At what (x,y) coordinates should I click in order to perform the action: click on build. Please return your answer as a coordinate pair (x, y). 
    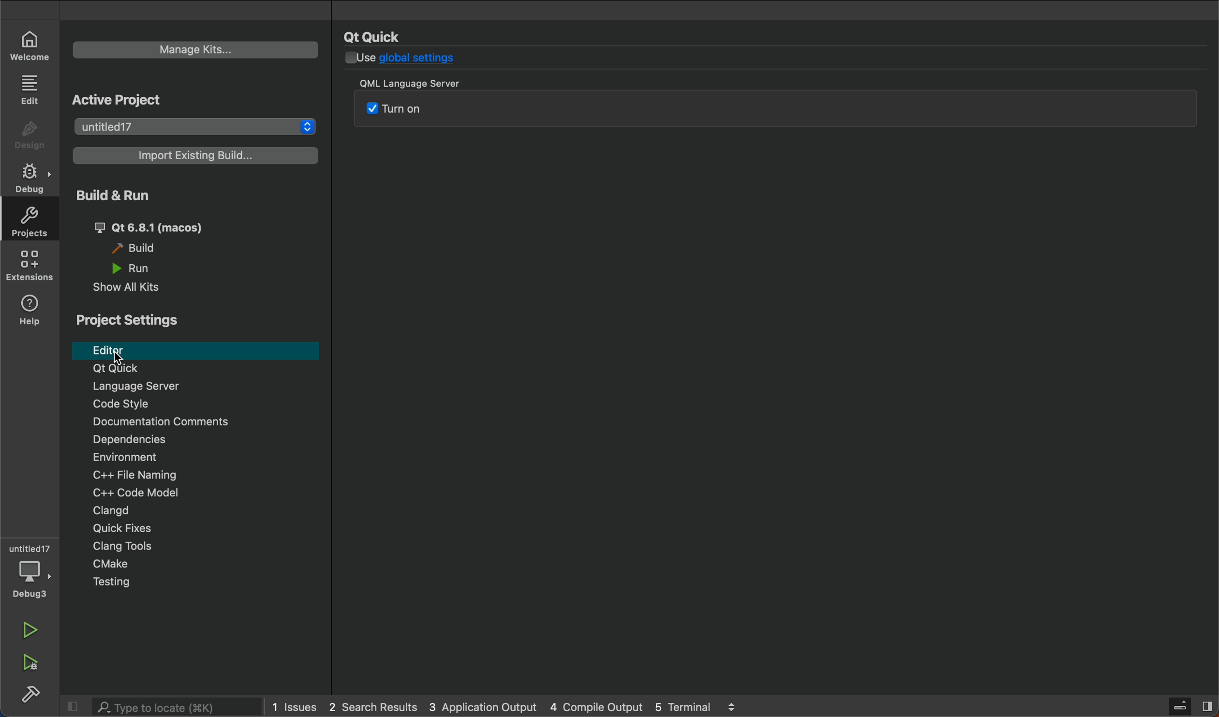
    Looking at the image, I should click on (34, 694).